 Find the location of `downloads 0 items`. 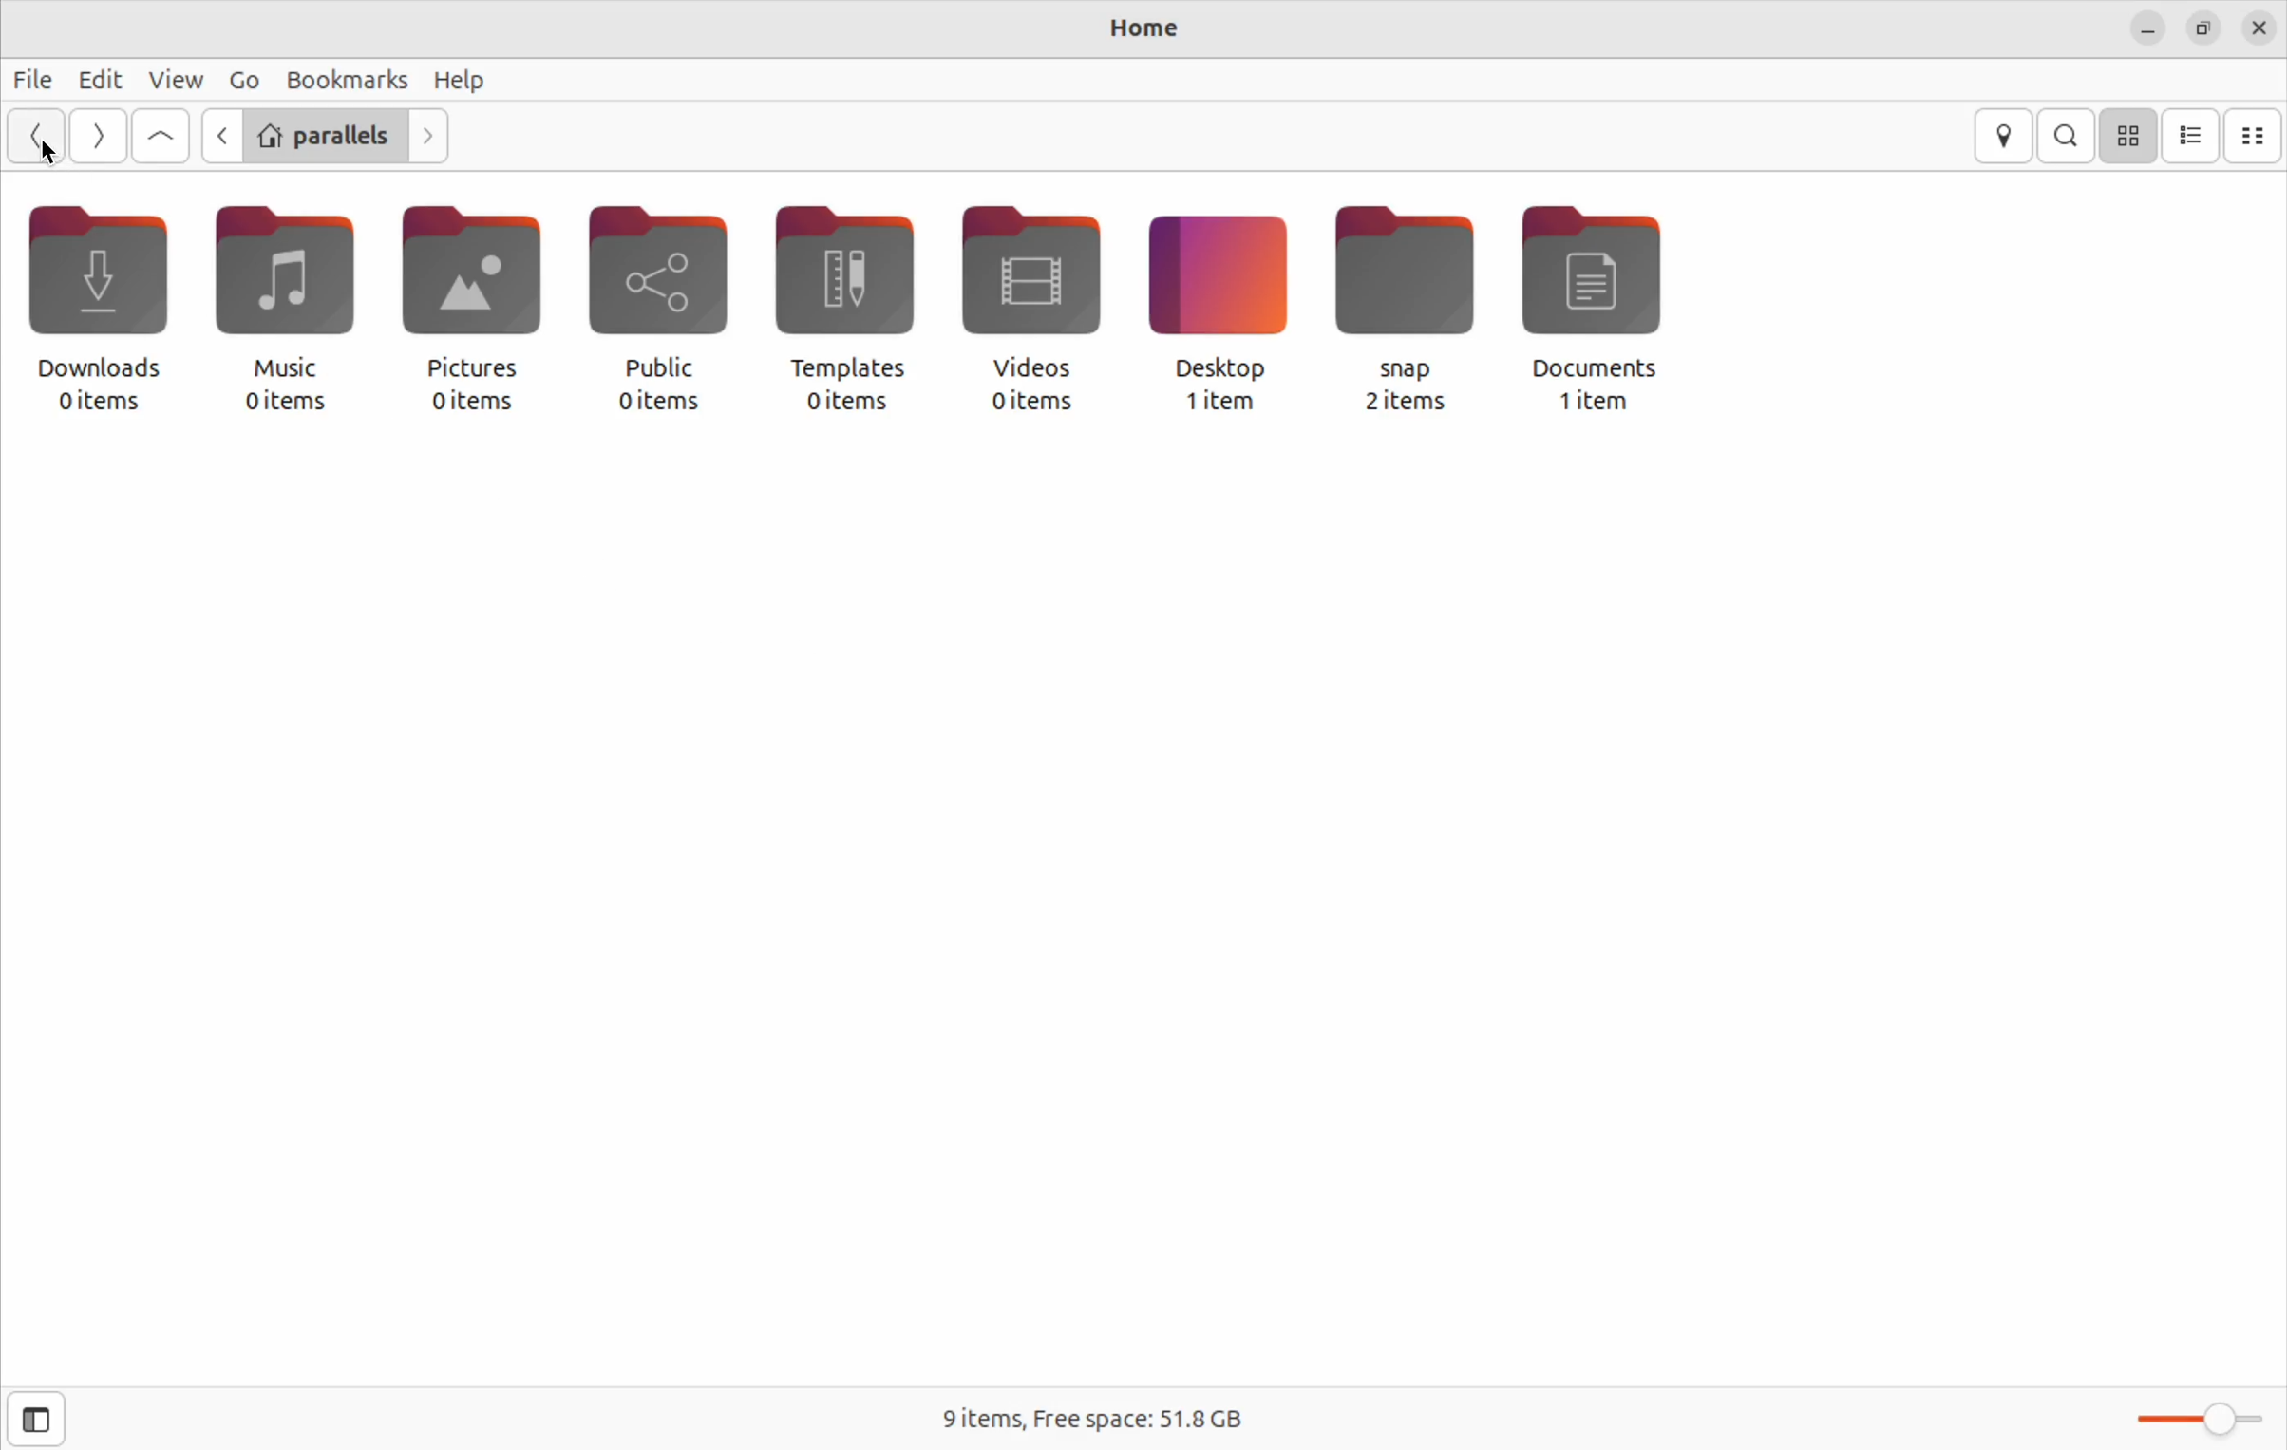

downloads 0 items is located at coordinates (87, 306).